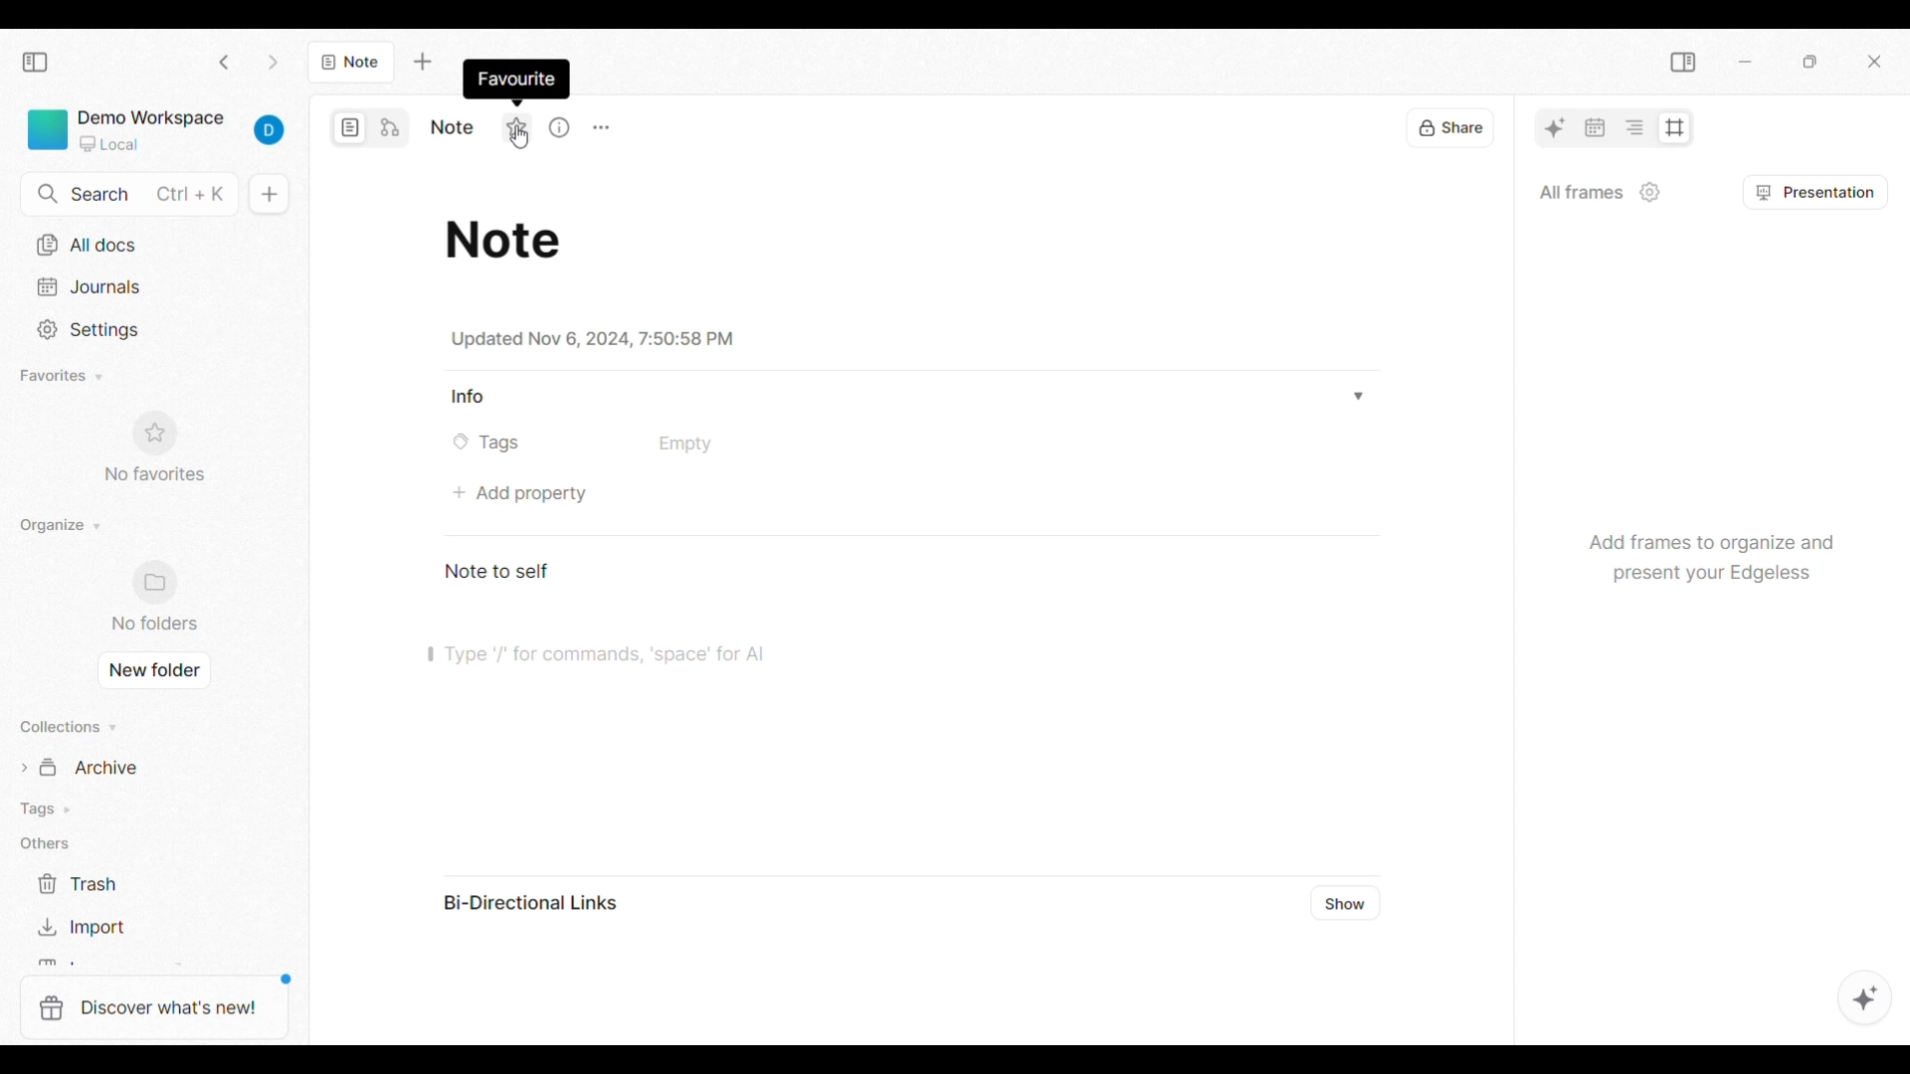 The width and height of the screenshot is (1910, 1074). What do you see at coordinates (519, 136) in the screenshot?
I see `Cursor clicking on Favorite icon` at bounding box center [519, 136].